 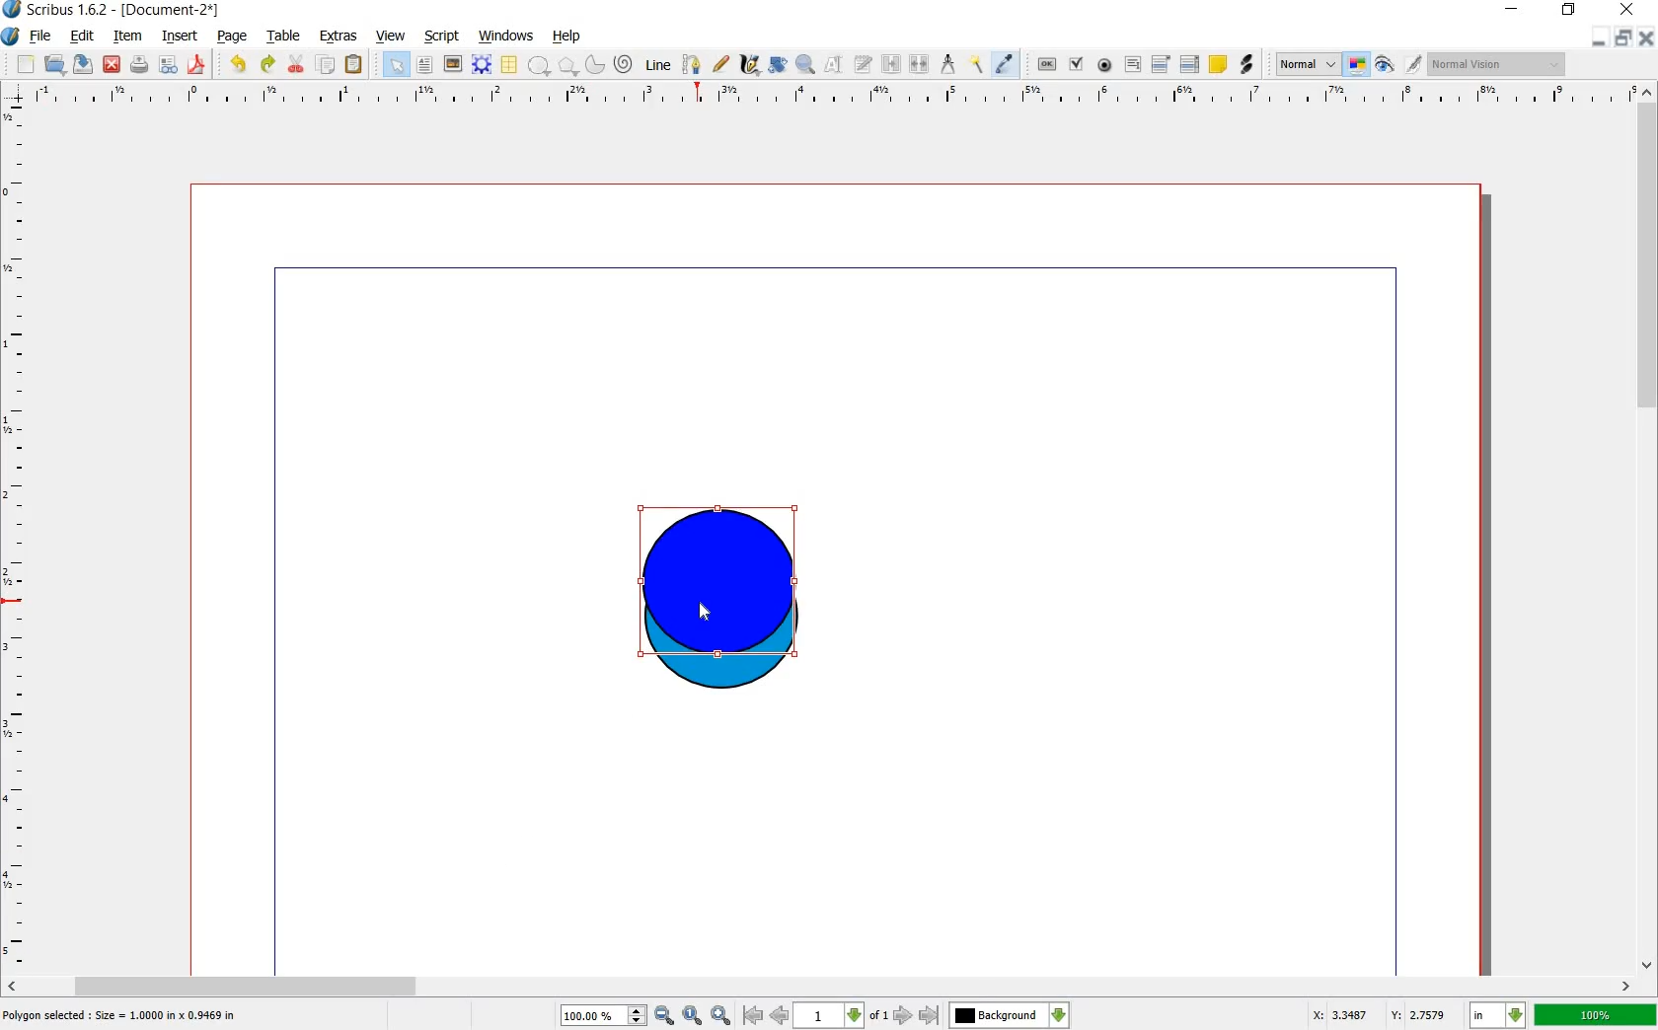 What do you see at coordinates (16, 536) in the screenshot?
I see `ruler` at bounding box center [16, 536].